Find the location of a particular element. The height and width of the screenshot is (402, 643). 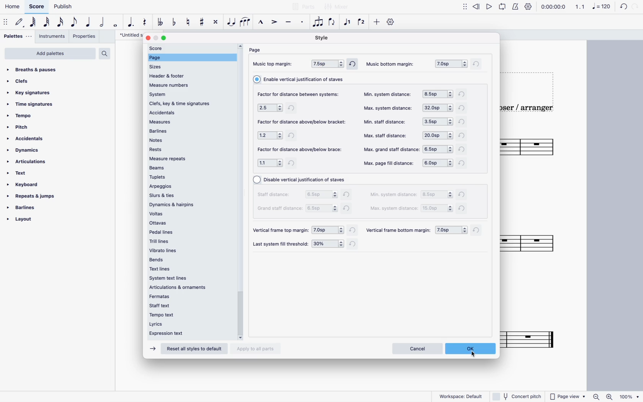

tie is located at coordinates (232, 24).